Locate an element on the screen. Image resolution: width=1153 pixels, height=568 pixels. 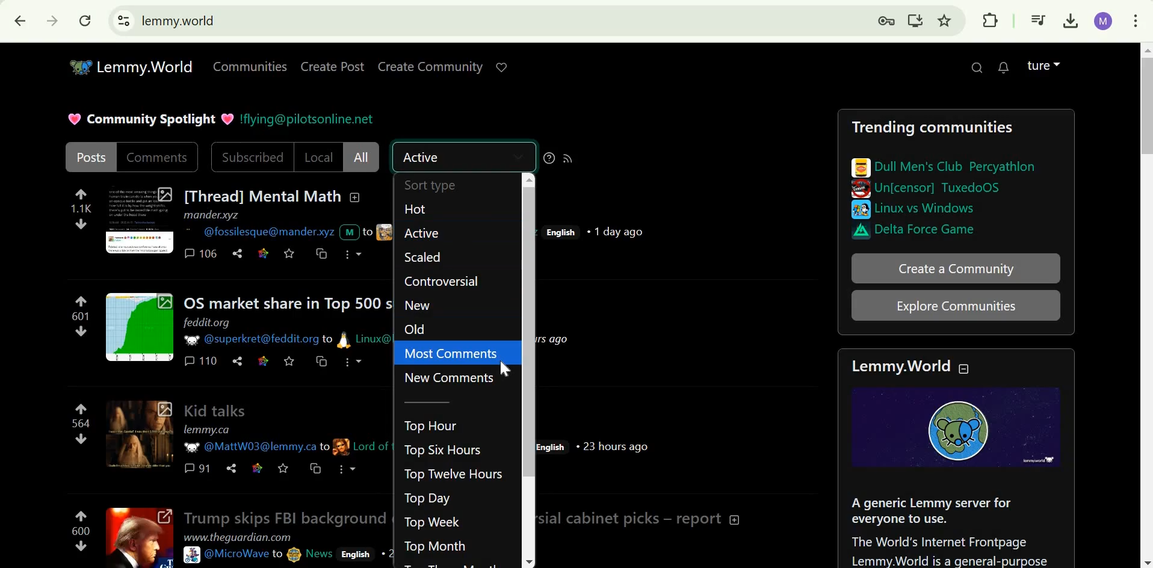
Account is located at coordinates (1043, 66).